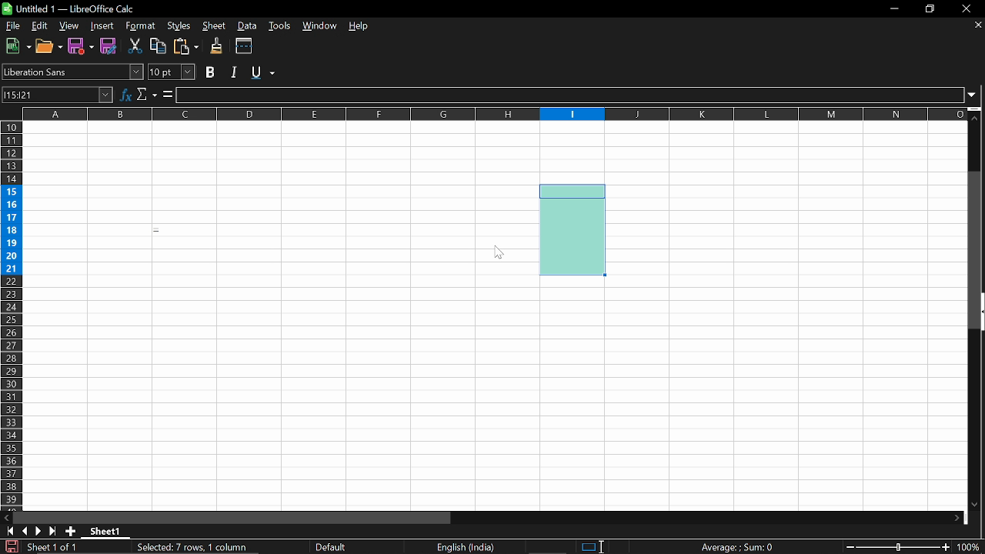  I want to click on Next page, so click(39, 532).